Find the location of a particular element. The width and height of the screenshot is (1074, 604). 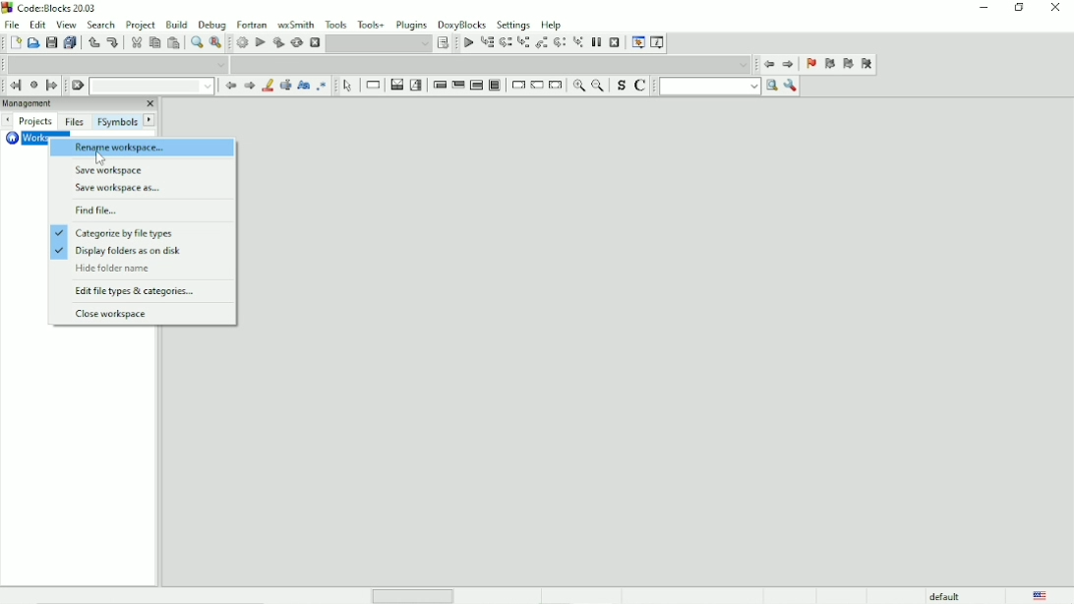

Show options window is located at coordinates (790, 86).